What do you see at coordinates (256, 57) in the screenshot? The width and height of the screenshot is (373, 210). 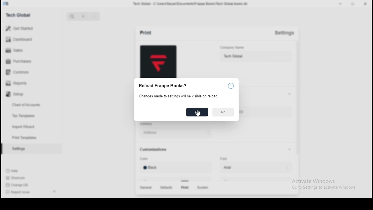 I see `COMPANY NAME INPUT BOX` at bounding box center [256, 57].